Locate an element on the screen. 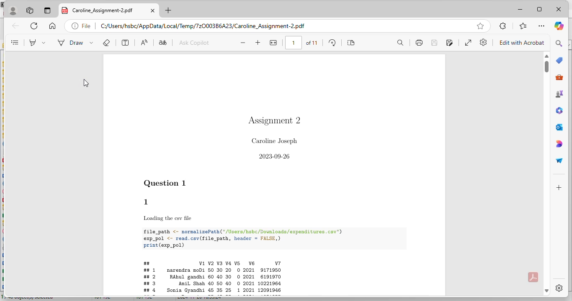 The image size is (572, 301). refresh is located at coordinates (34, 26).